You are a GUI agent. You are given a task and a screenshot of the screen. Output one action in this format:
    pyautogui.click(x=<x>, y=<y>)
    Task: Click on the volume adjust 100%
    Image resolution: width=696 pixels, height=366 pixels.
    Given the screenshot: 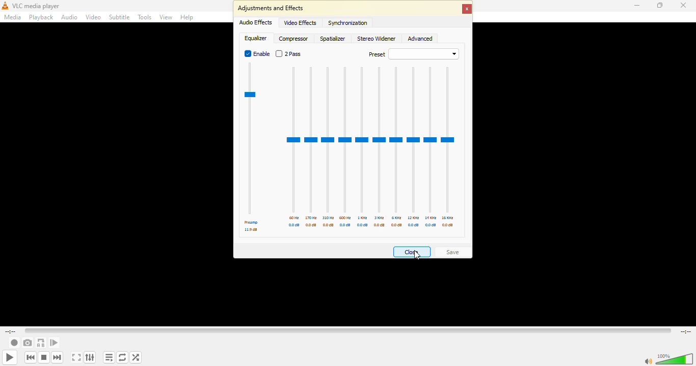 What is the action you would take?
    pyautogui.click(x=676, y=359)
    